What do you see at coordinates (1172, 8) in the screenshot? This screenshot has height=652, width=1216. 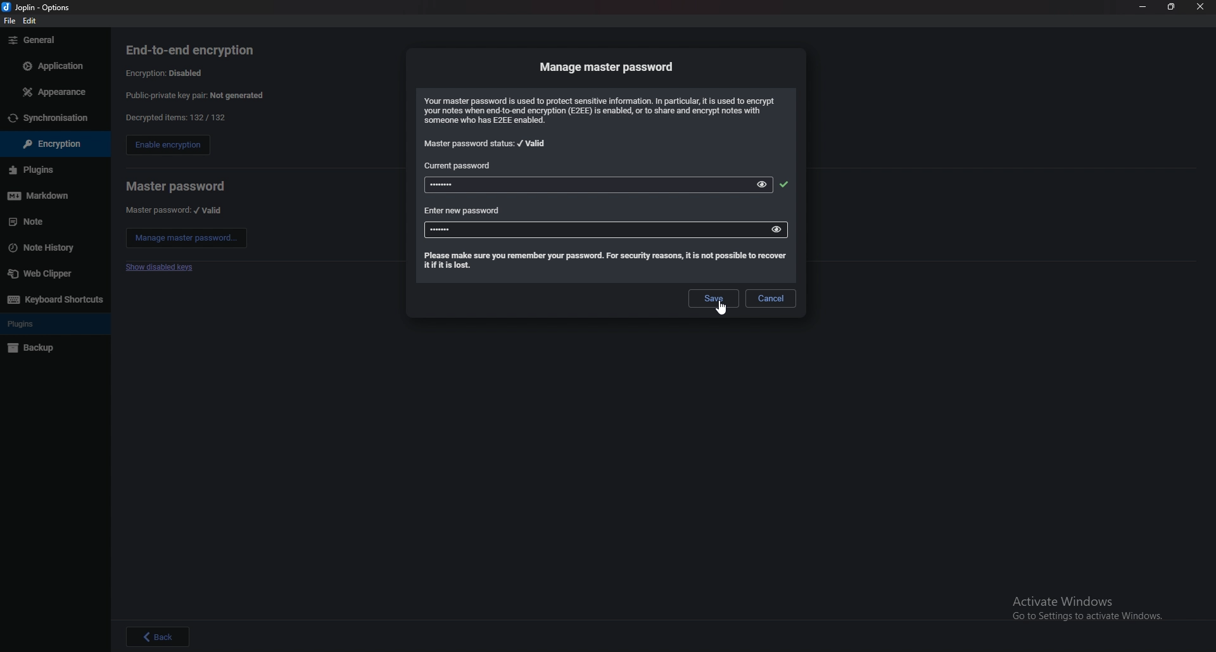 I see `resize` at bounding box center [1172, 8].